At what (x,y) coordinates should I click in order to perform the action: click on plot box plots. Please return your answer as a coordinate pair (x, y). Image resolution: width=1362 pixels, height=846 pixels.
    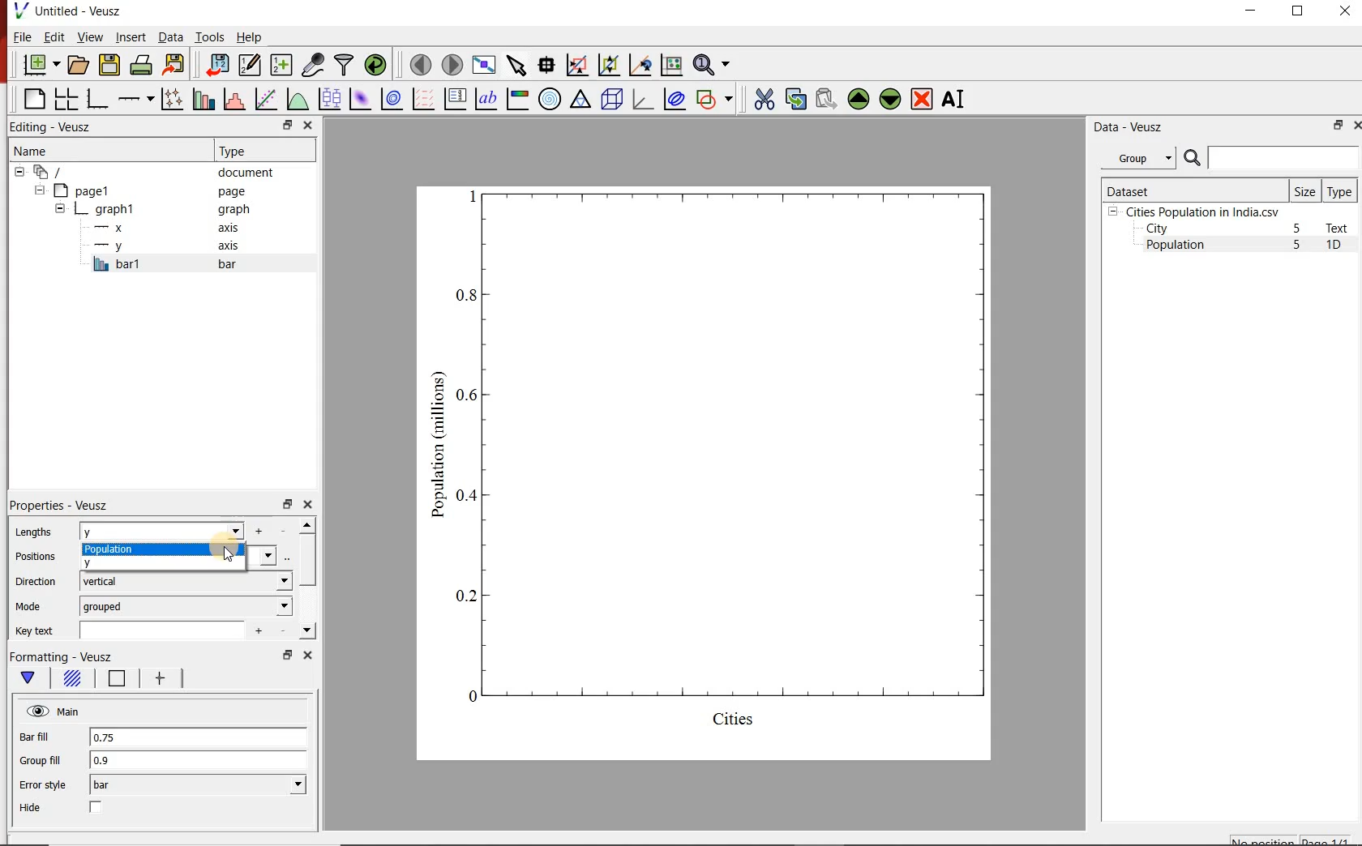
    Looking at the image, I should click on (328, 98).